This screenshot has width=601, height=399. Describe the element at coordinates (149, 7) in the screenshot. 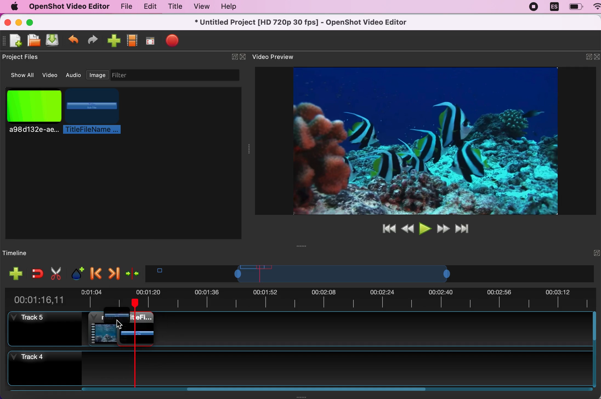

I see `edit` at that location.